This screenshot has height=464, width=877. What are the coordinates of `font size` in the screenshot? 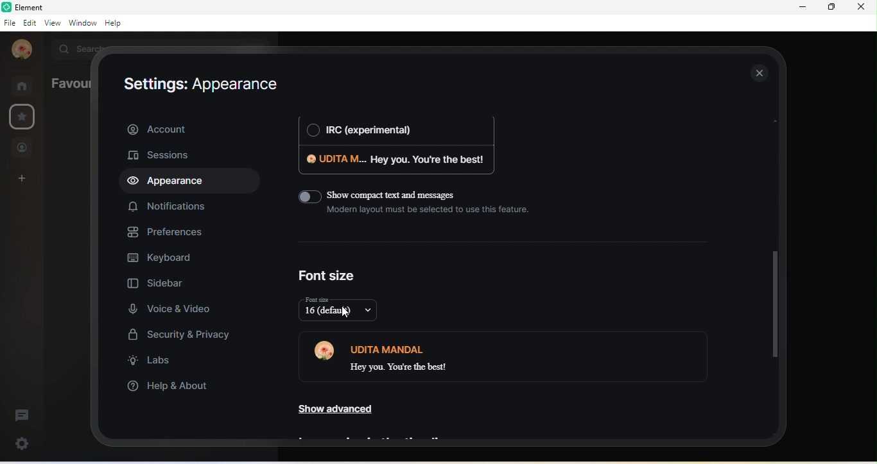 It's located at (328, 276).